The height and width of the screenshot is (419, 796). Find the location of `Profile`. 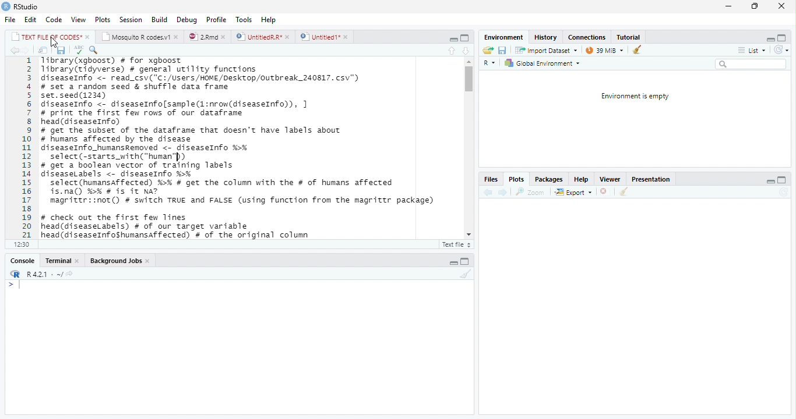

Profile is located at coordinates (217, 19).